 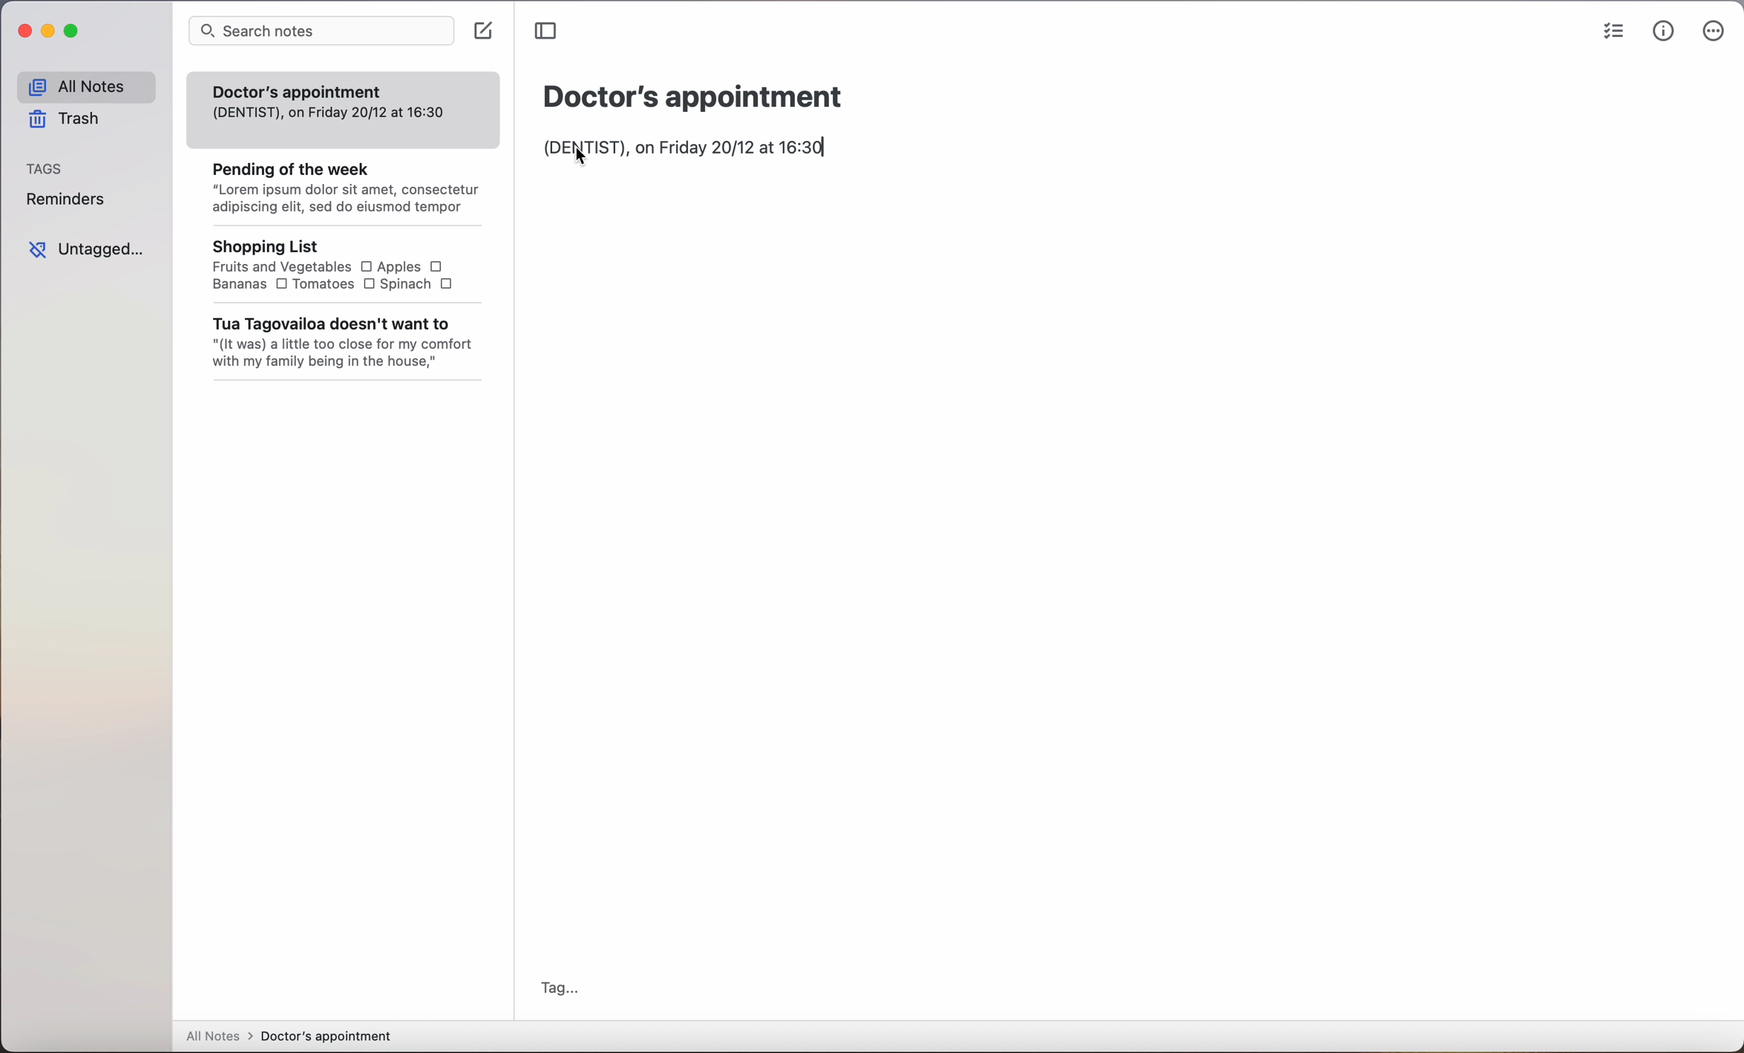 I want to click on Pending of the week
“Lorem ipsum dolor sit amet, consectetur
adipiscing elit, sed do eiusmod tempor, so click(x=336, y=183).